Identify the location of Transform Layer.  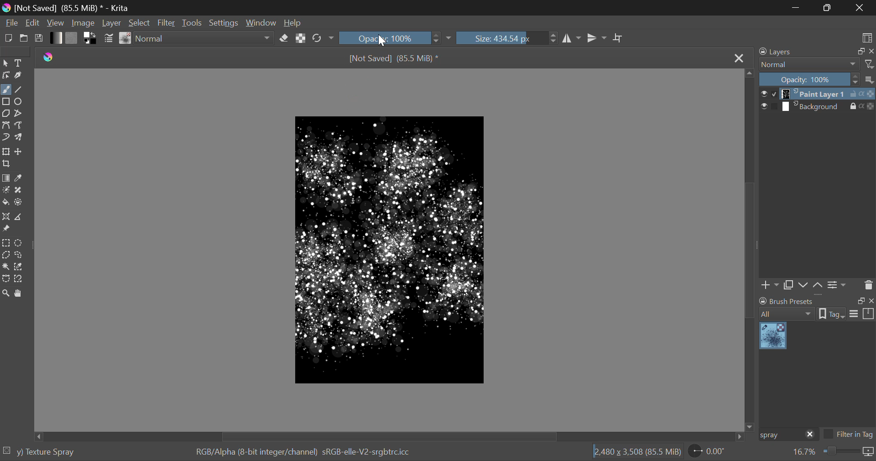
(6, 152).